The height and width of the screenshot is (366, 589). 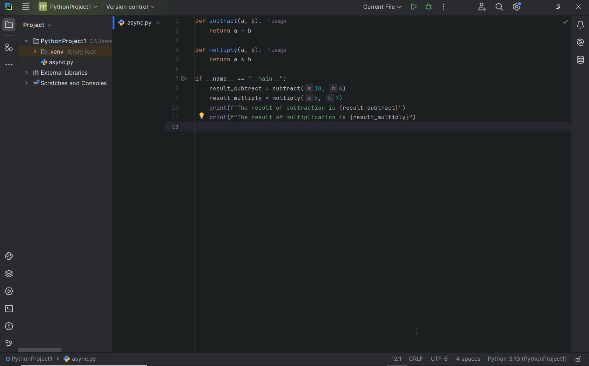 What do you see at coordinates (68, 41) in the screenshot?
I see `Project name` at bounding box center [68, 41].